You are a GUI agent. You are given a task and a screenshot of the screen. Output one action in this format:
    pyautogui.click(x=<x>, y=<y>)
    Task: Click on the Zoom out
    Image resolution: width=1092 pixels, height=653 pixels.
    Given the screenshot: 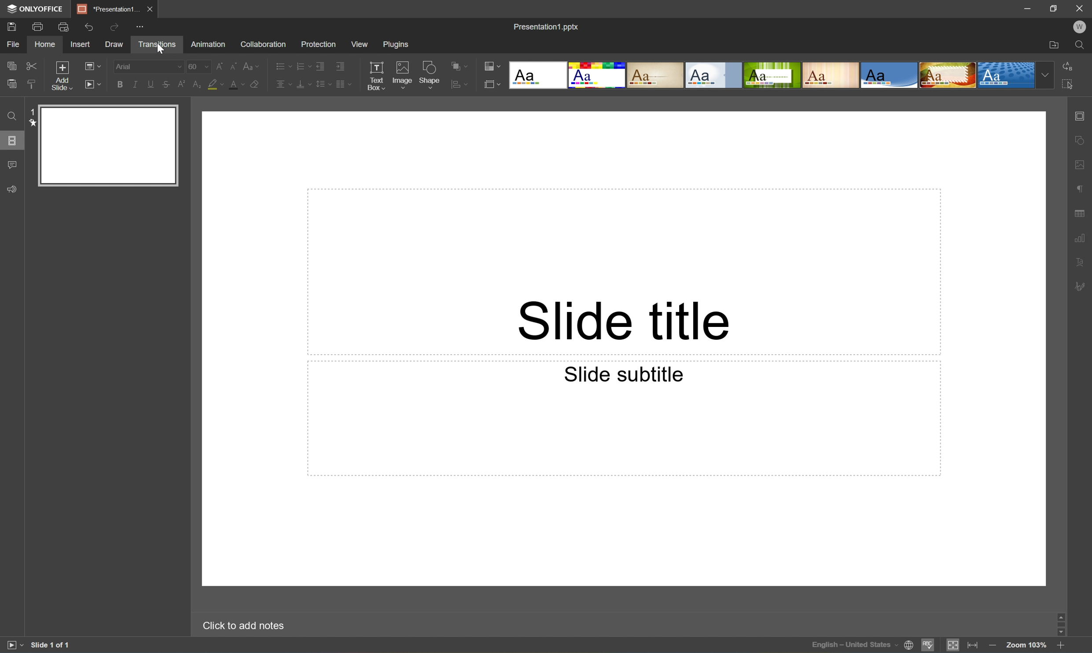 What is the action you would take?
    pyautogui.click(x=996, y=648)
    